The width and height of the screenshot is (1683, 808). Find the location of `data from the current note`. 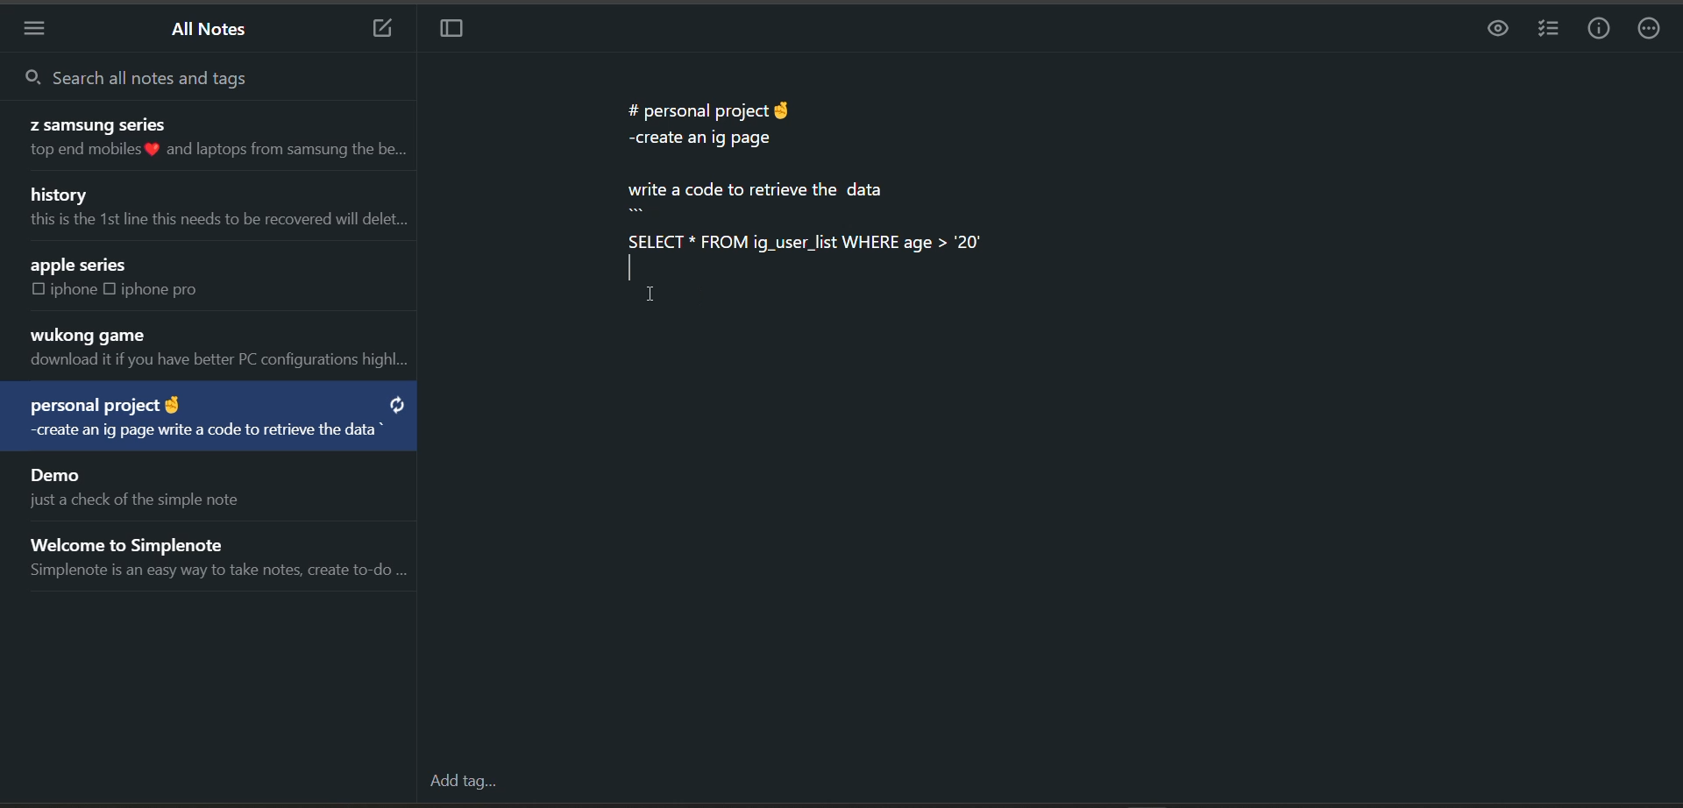

data from the current note is located at coordinates (804, 187).